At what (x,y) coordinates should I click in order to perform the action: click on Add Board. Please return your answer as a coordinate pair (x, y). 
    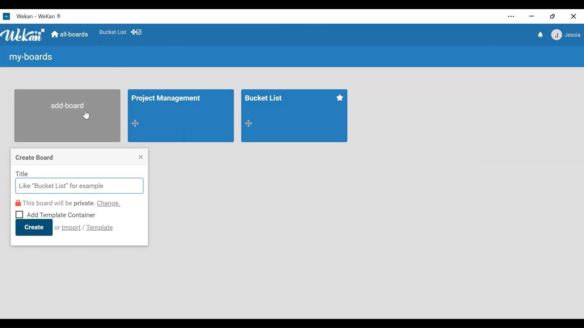
    Looking at the image, I should click on (67, 115).